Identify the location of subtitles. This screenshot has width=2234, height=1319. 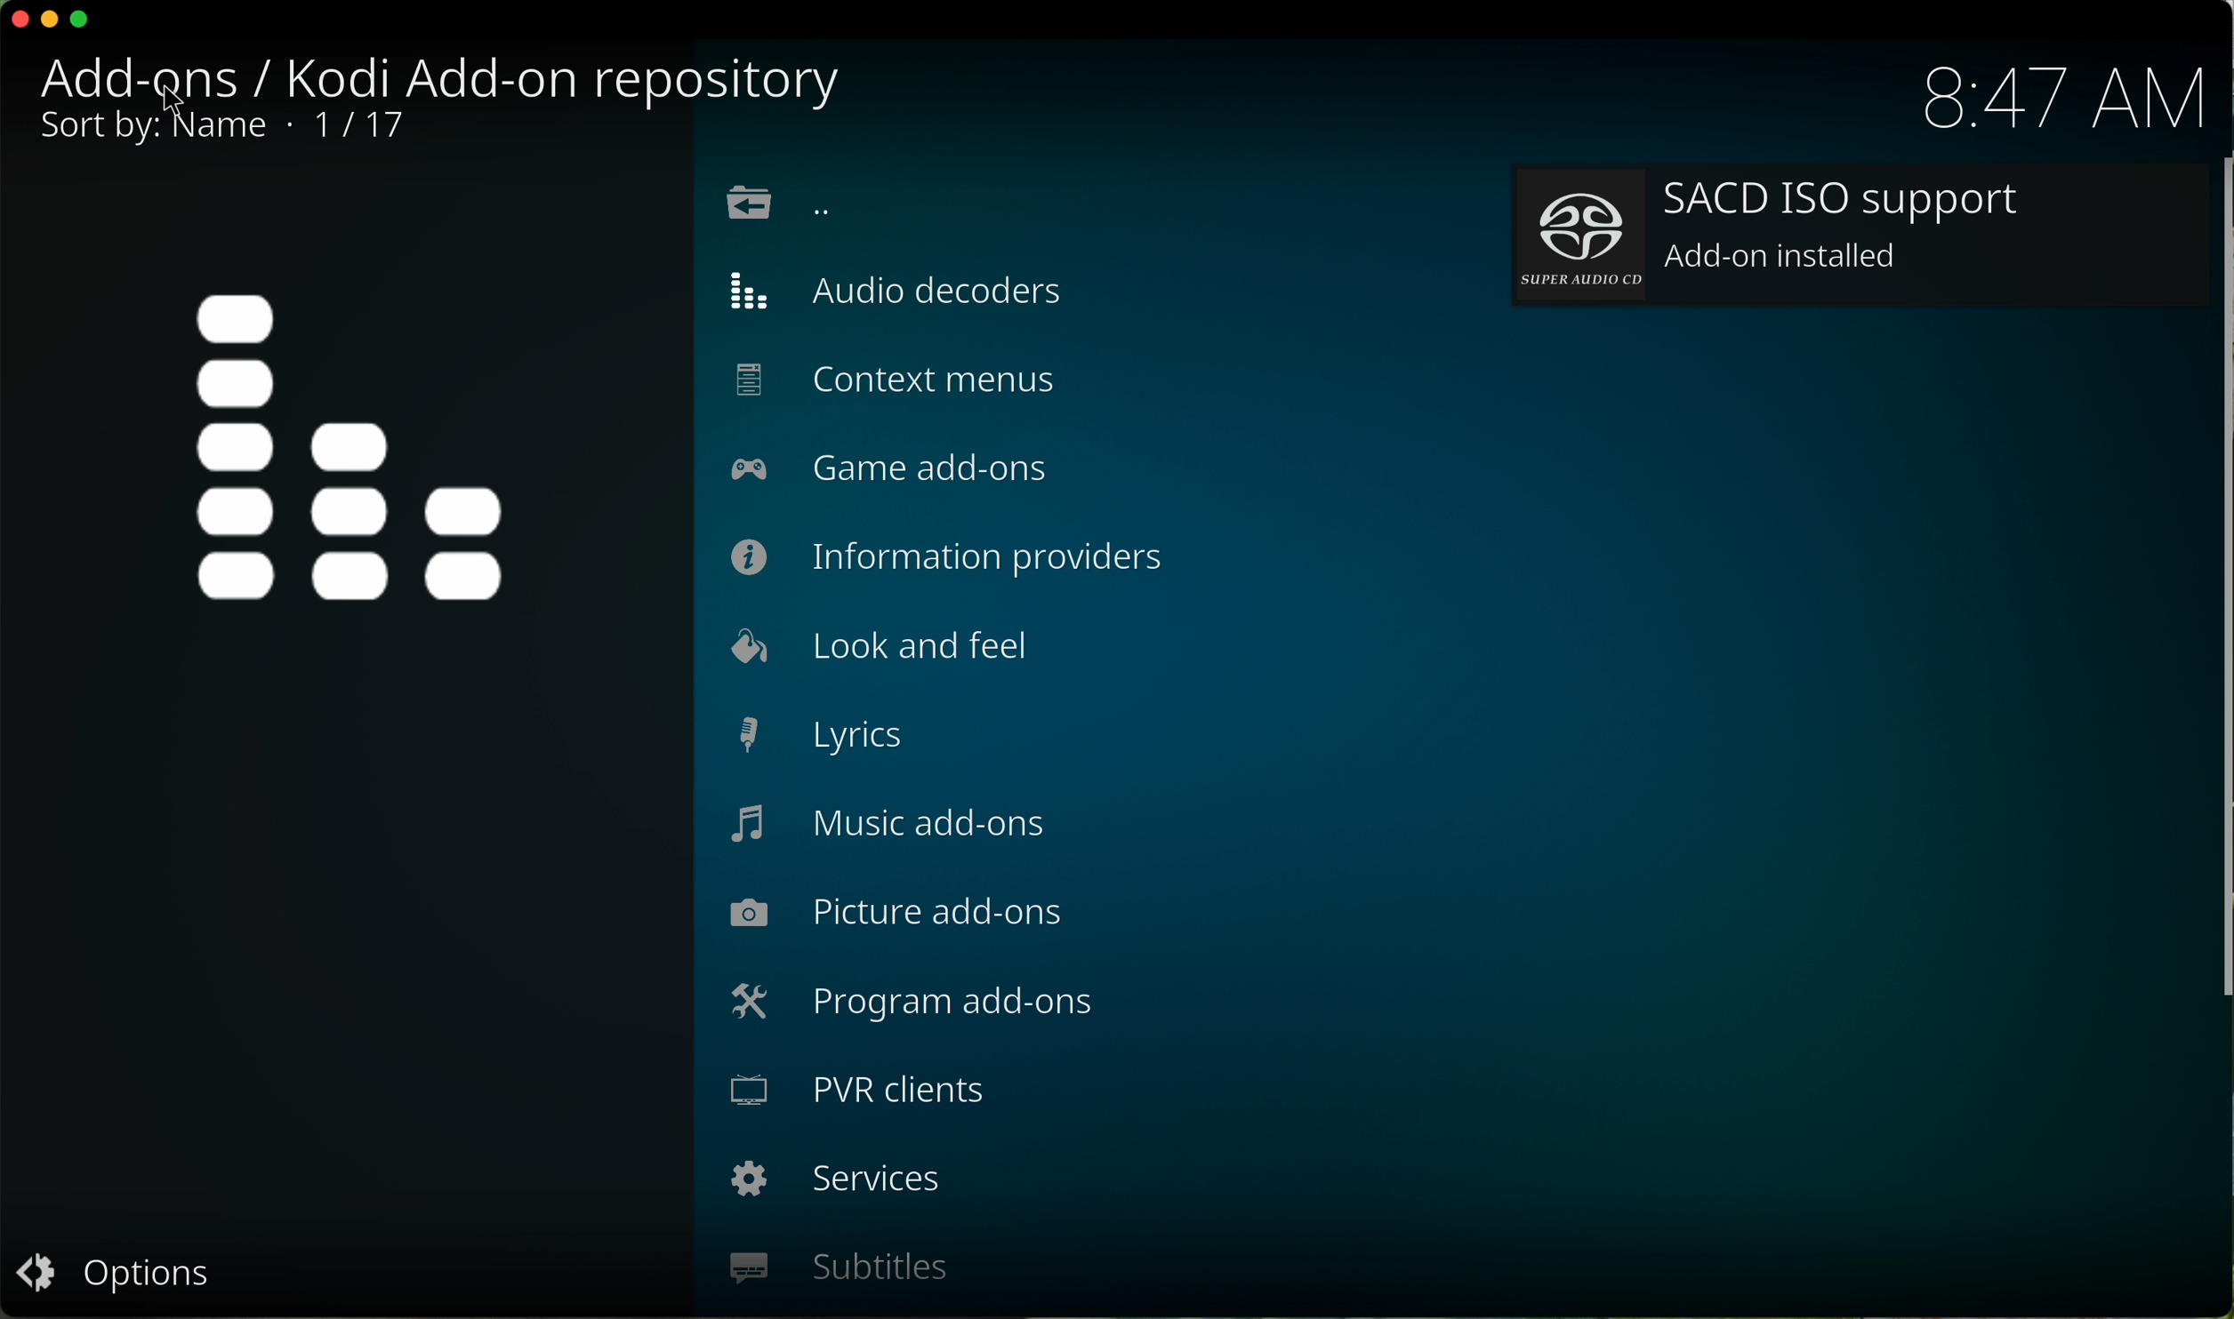
(838, 1268).